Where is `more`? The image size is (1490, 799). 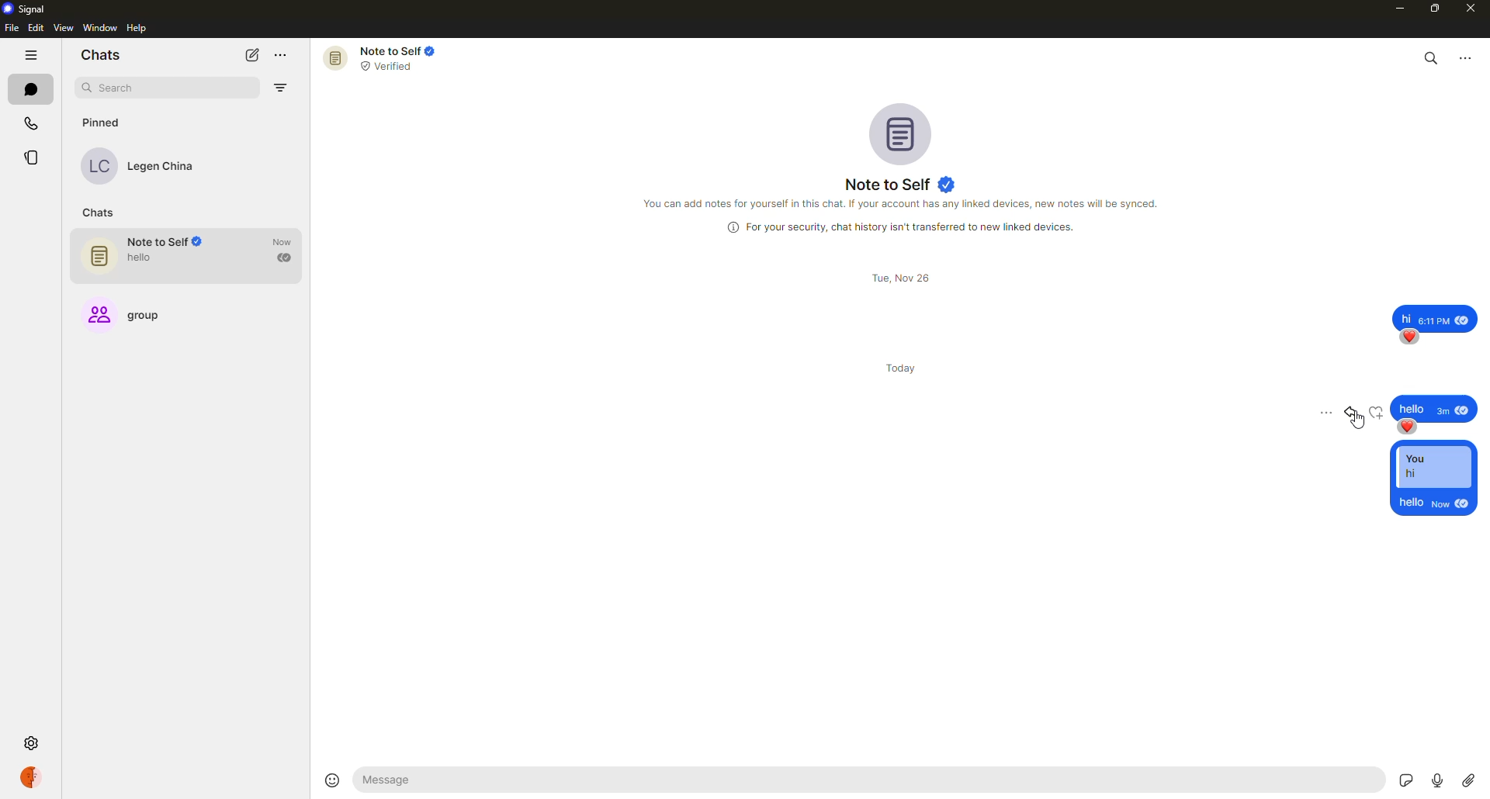
more is located at coordinates (285, 54).